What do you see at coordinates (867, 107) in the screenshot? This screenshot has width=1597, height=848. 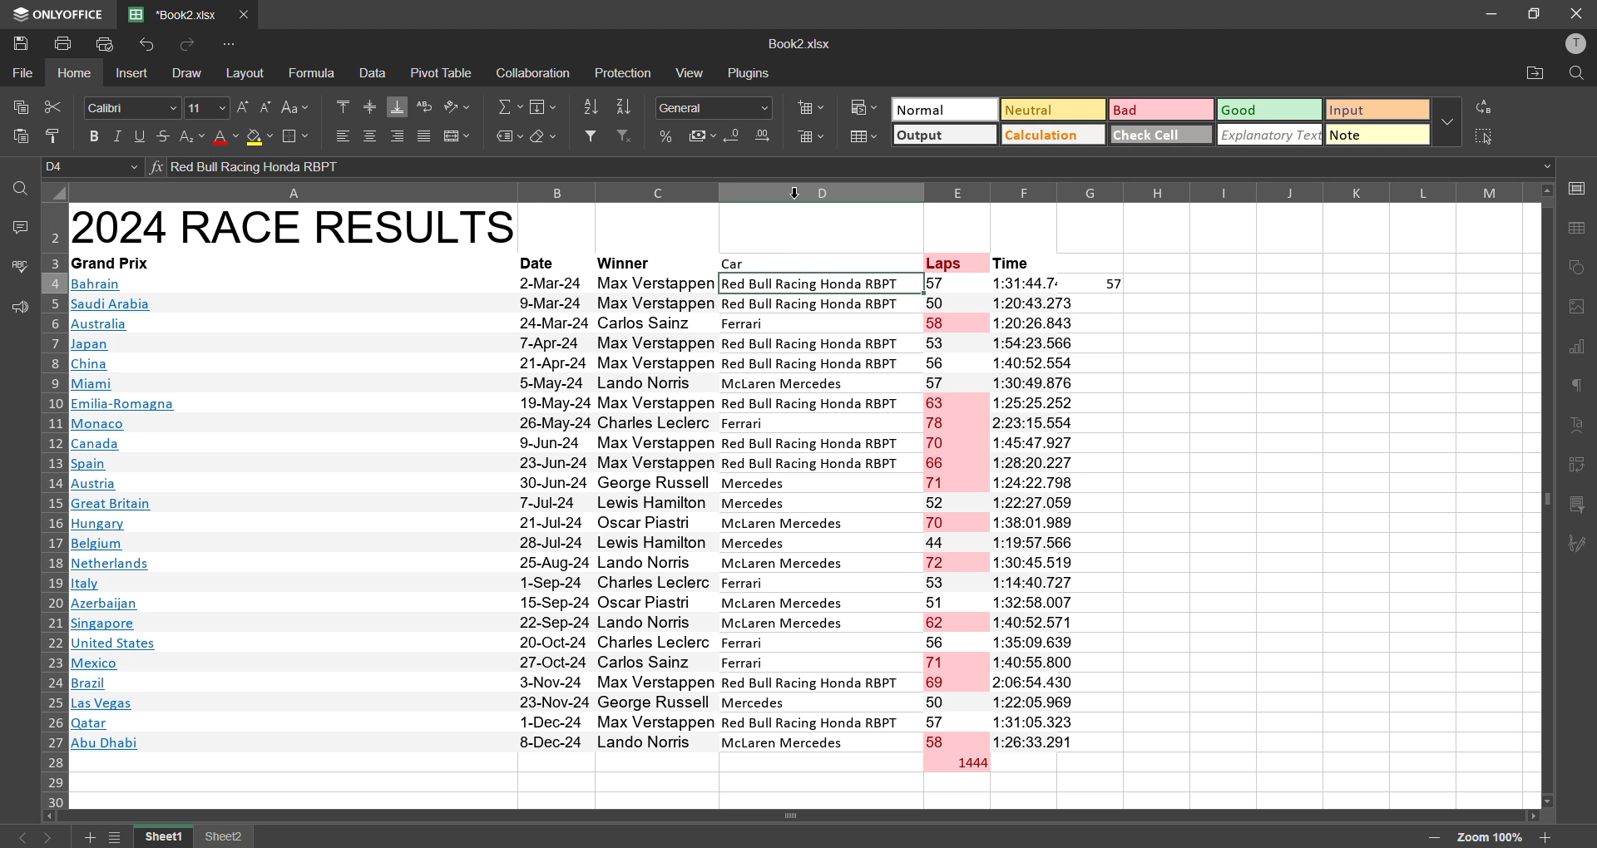 I see `conditional formatting` at bounding box center [867, 107].